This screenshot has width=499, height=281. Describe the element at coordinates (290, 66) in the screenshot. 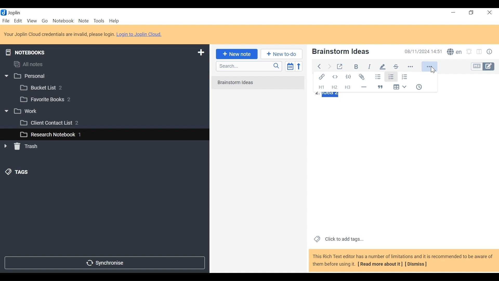

I see `Toggle sort order field` at that location.